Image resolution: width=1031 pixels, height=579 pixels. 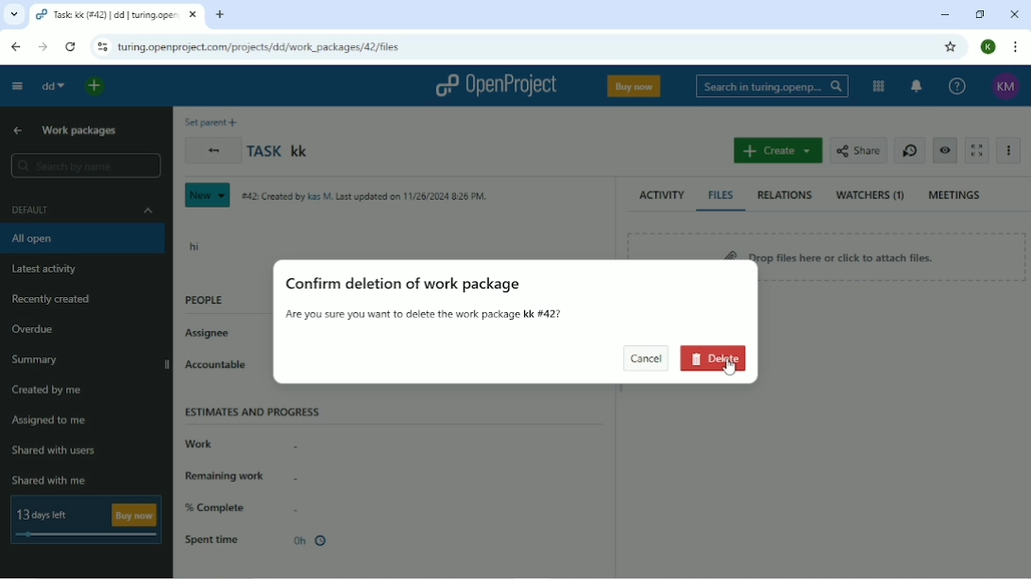 What do you see at coordinates (429, 315) in the screenshot?
I see `Are you sure you want to delete the work package kk #42?` at bounding box center [429, 315].